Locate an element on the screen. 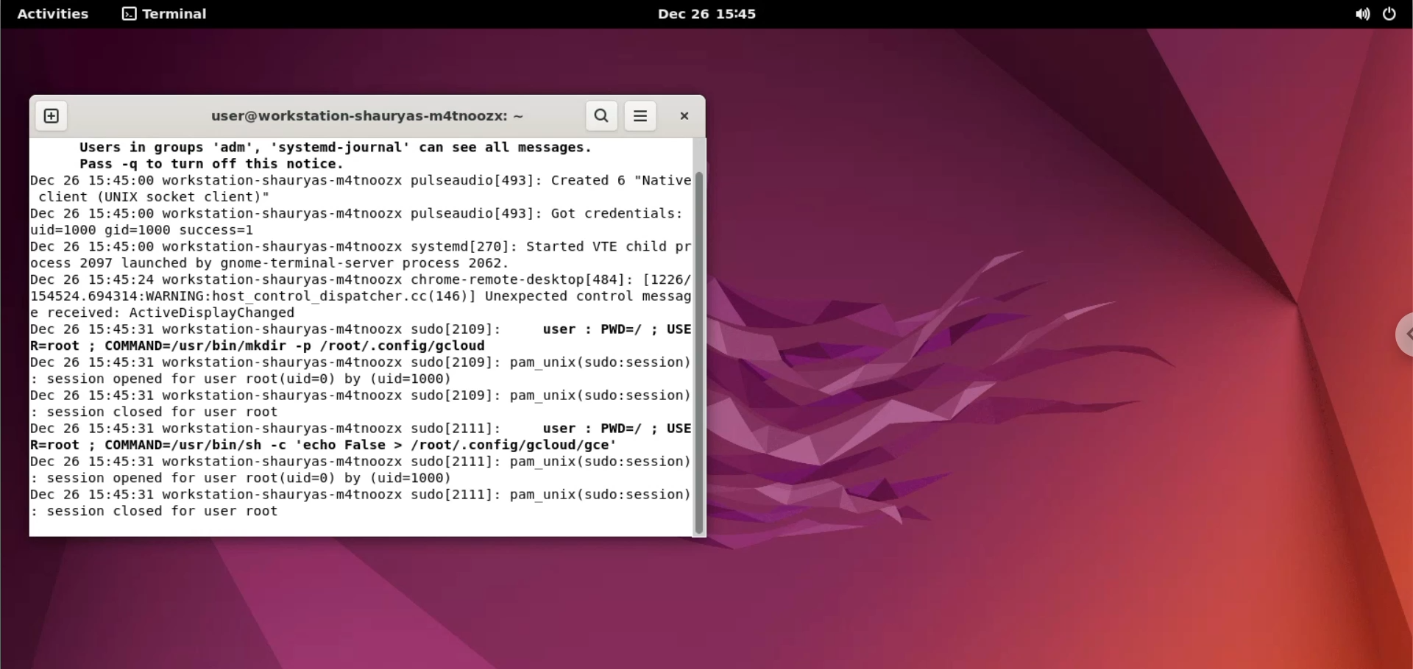 This screenshot has width=1413, height=669. user@workstation-shaurya-m4tnoozx:~ is located at coordinates (365, 114).